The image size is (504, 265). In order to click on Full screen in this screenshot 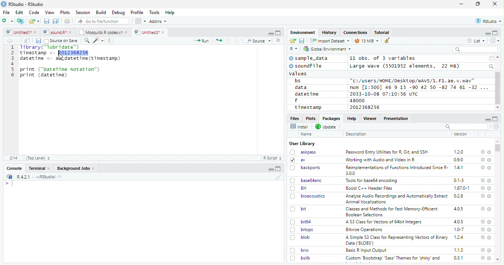, I will do `click(278, 169)`.